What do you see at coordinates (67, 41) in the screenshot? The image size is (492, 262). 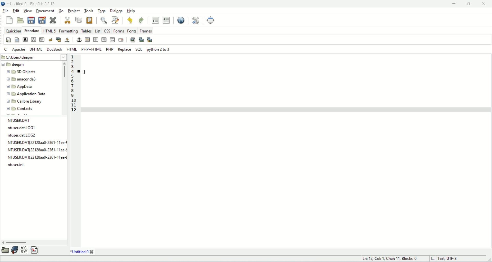 I see `non-breaking space` at bounding box center [67, 41].